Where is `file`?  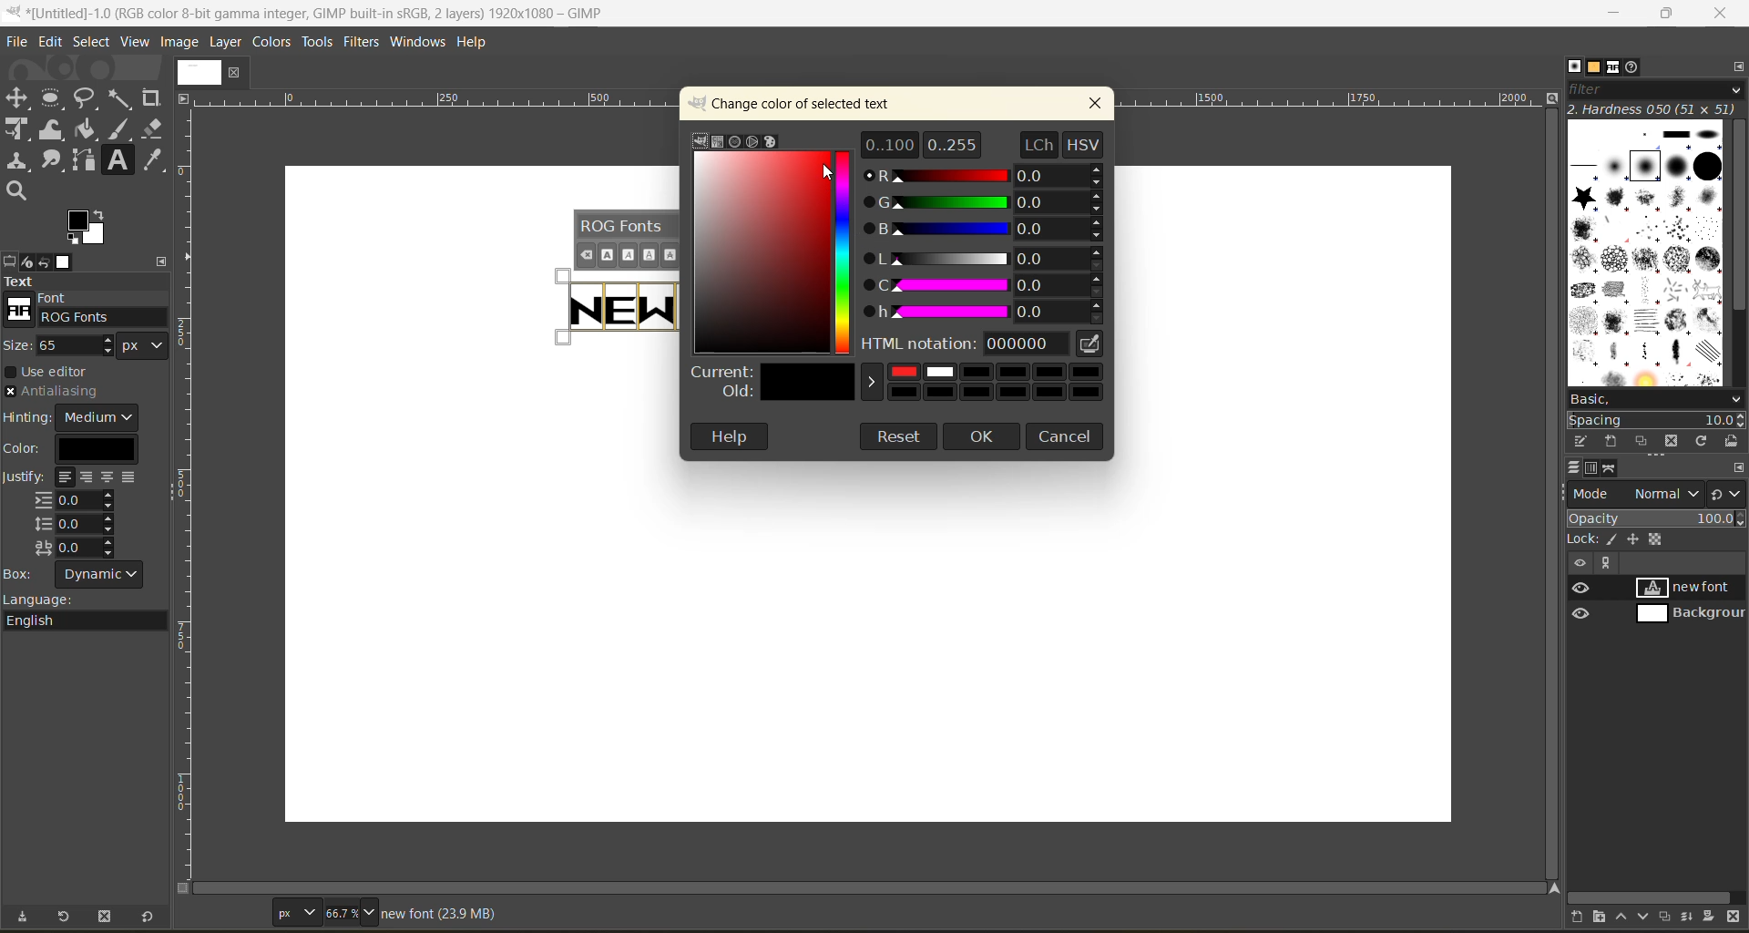 file is located at coordinates (20, 38).